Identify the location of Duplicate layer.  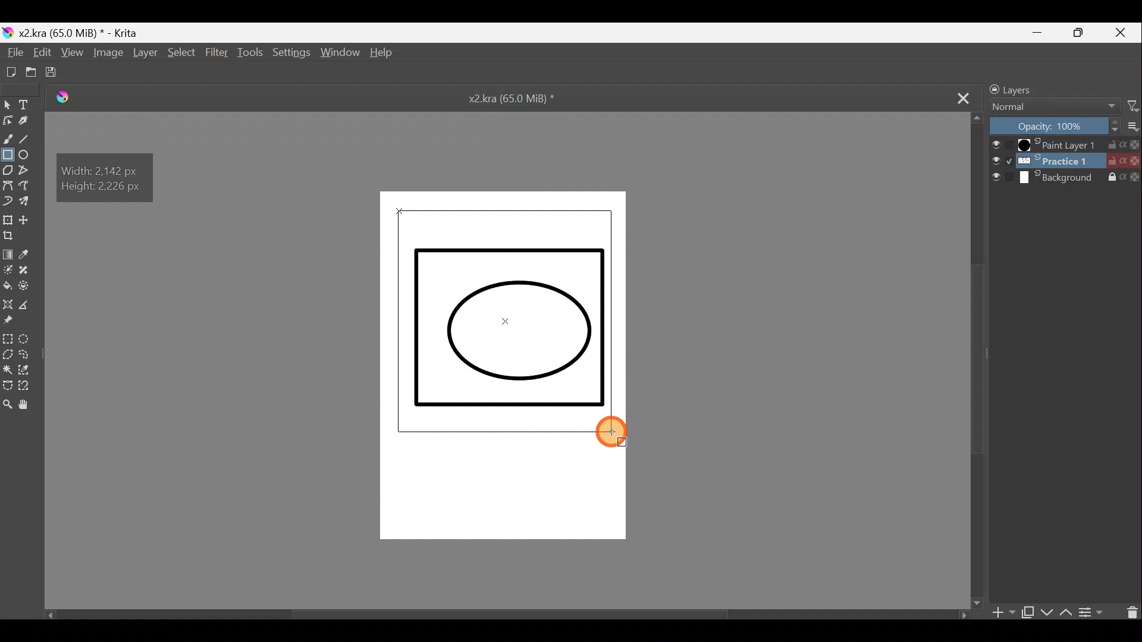
(1027, 615).